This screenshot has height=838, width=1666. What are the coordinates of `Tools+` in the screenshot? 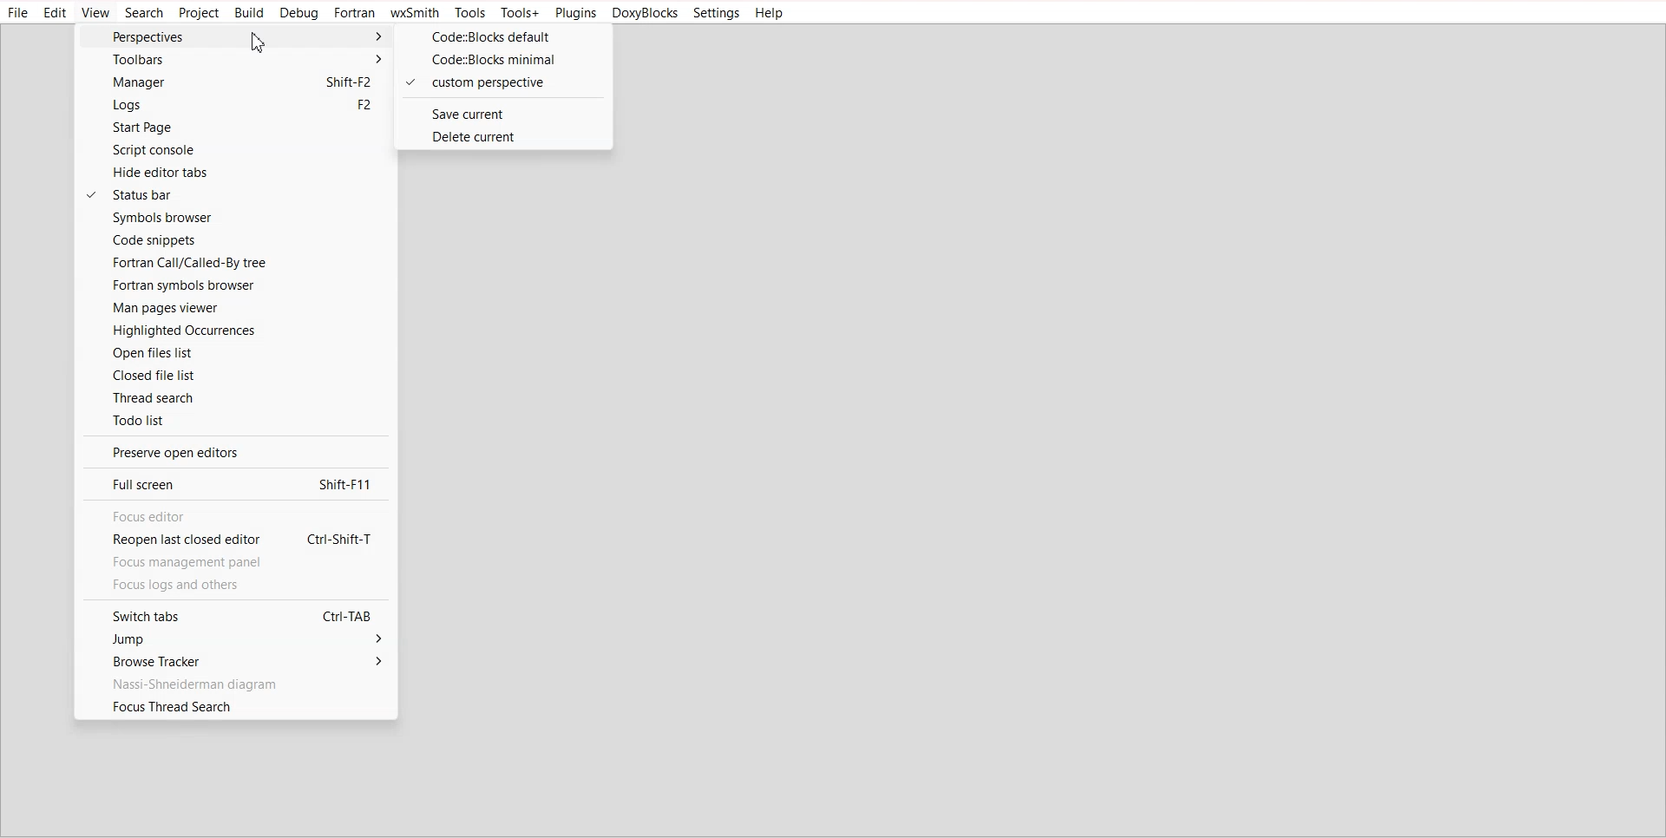 It's located at (520, 13).